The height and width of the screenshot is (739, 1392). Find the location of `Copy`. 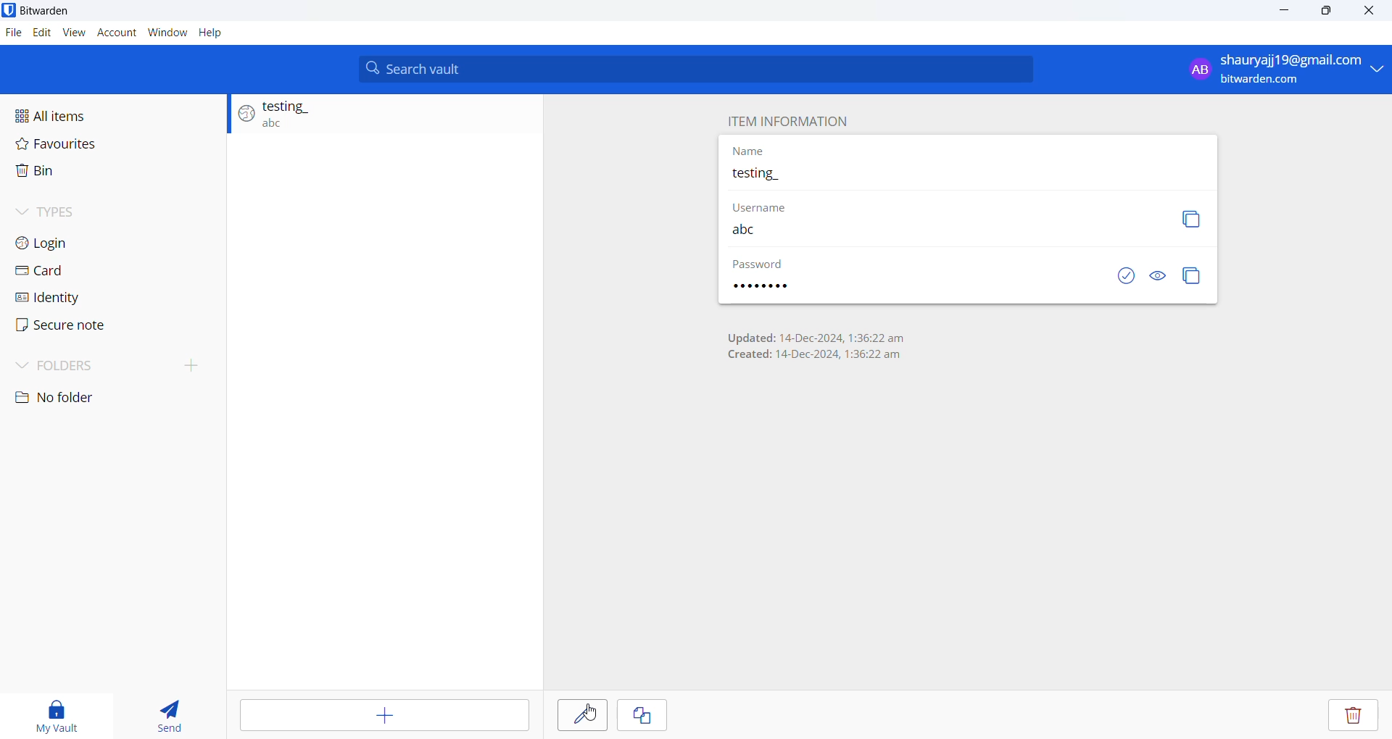

Copy is located at coordinates (645, 715).